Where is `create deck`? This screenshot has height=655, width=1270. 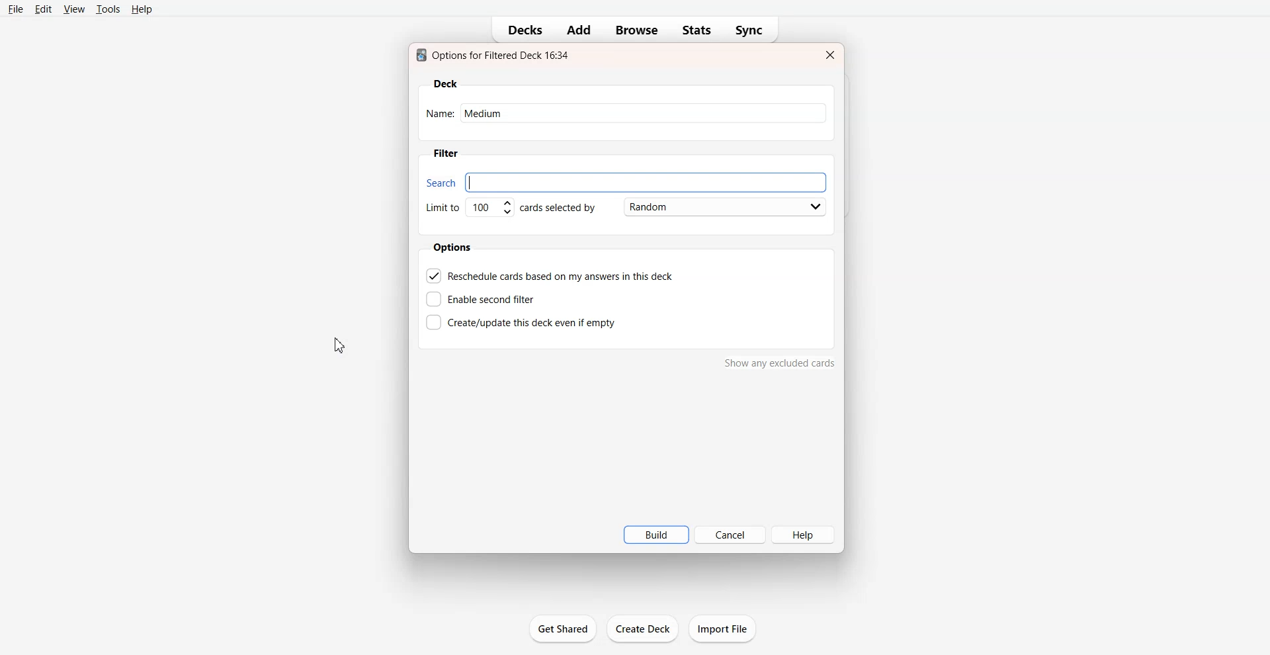 create deck is located at coordinates (646, 629).